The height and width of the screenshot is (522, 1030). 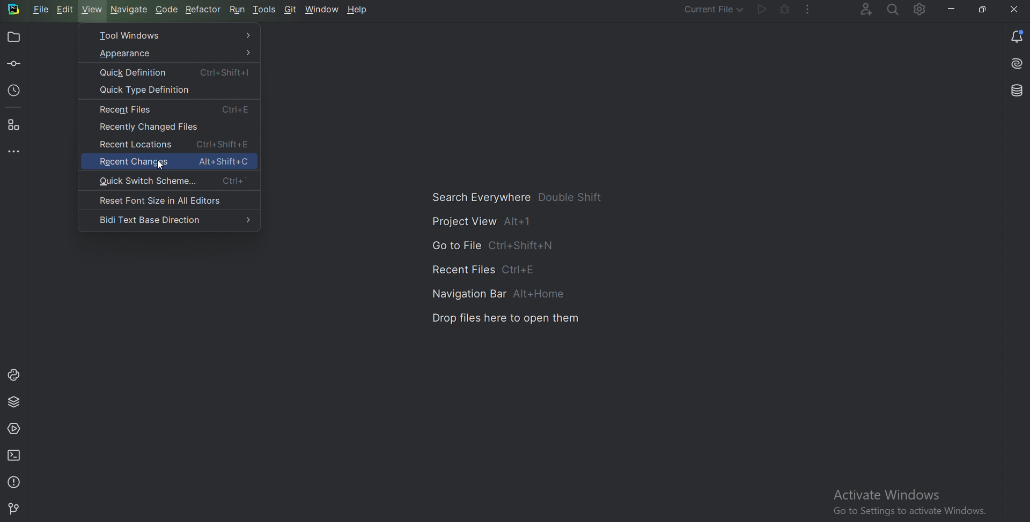 What do you see at coordinates (13, 375) in the screenshot?
I see `Python console` at bounding box center [13, 375].